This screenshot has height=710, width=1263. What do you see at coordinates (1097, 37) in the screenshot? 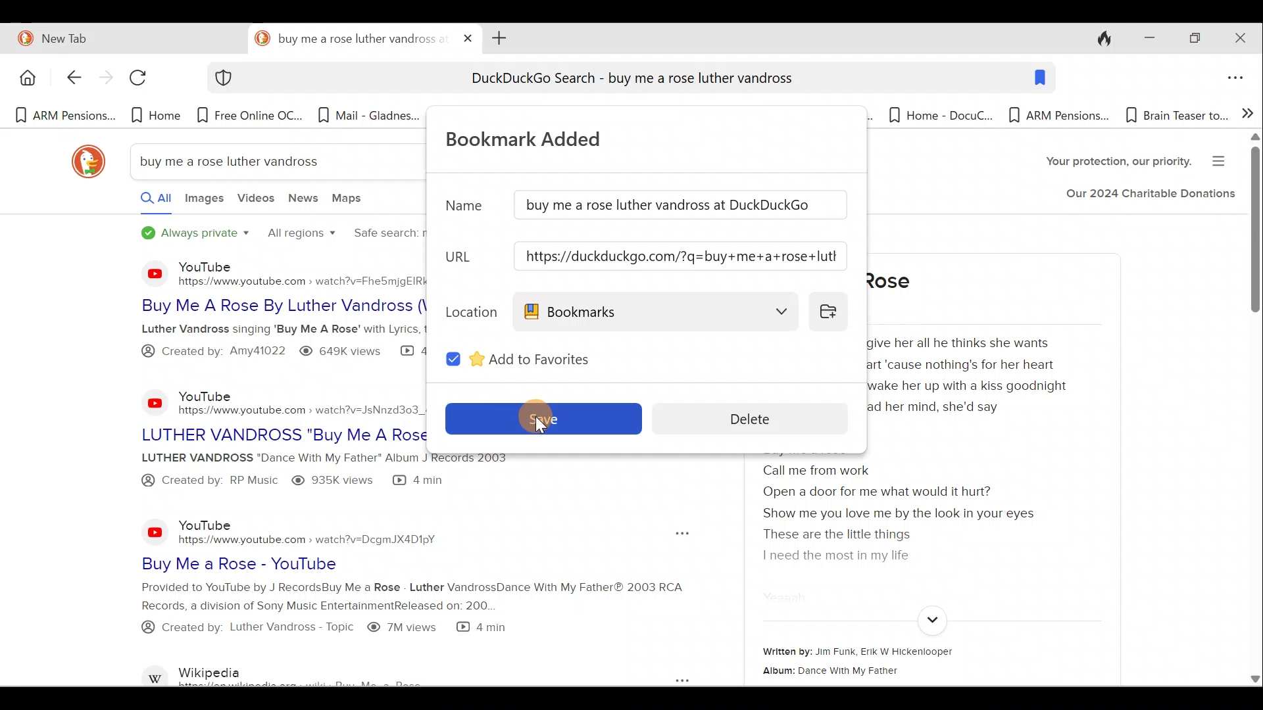
I see `Close tabs and clear data` at bounding box center [1097, 37].